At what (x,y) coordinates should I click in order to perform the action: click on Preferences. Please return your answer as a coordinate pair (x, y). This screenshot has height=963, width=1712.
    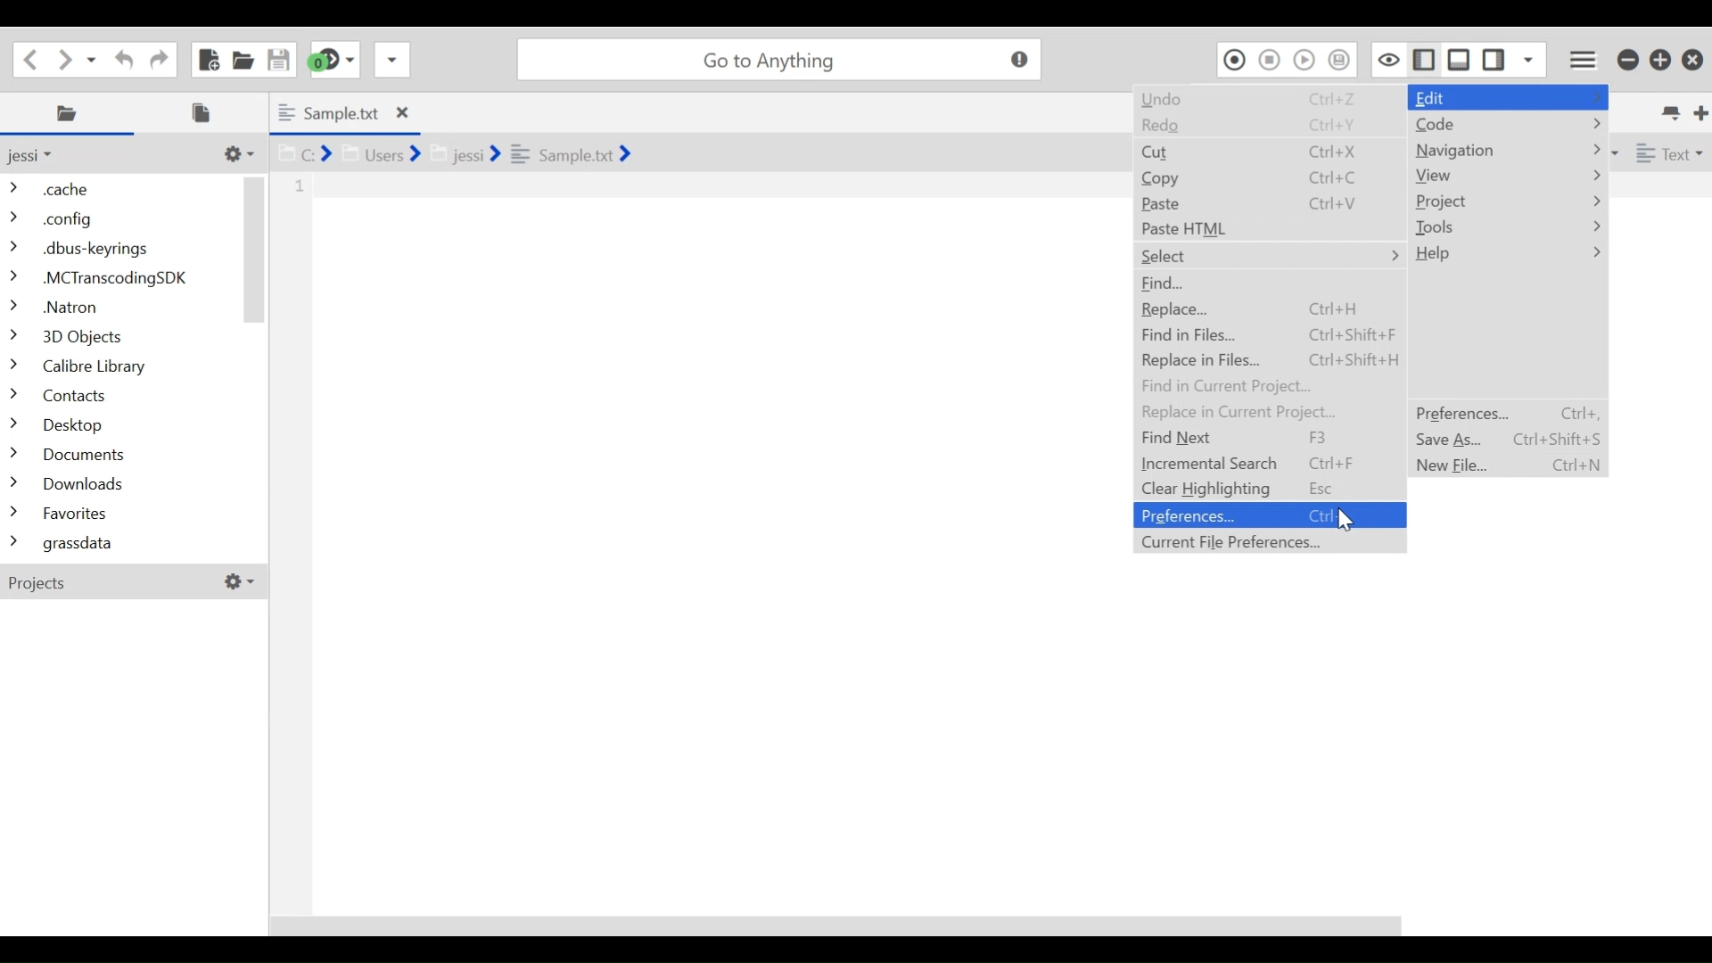
    Looking at the image, I should click on (1506, 413).